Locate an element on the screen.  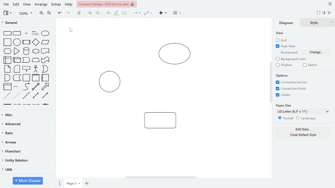
connector is located at coordinates (136, 14).